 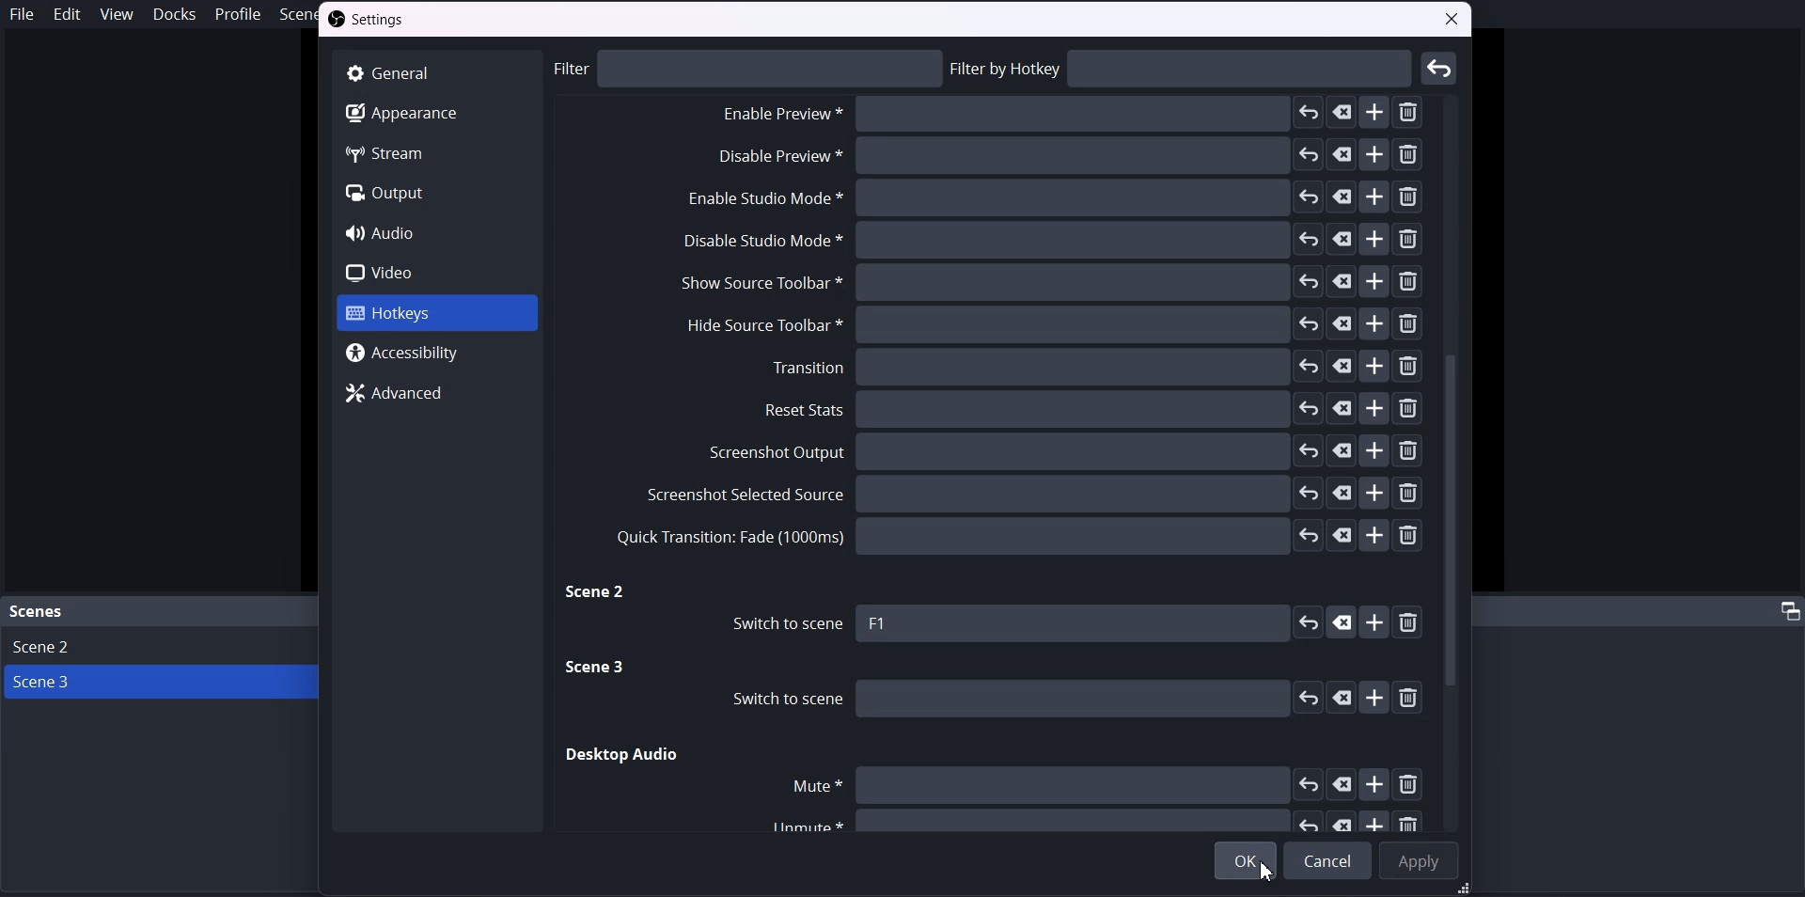 I want to click on Show source toolbar, so click(x=1048, y=283).